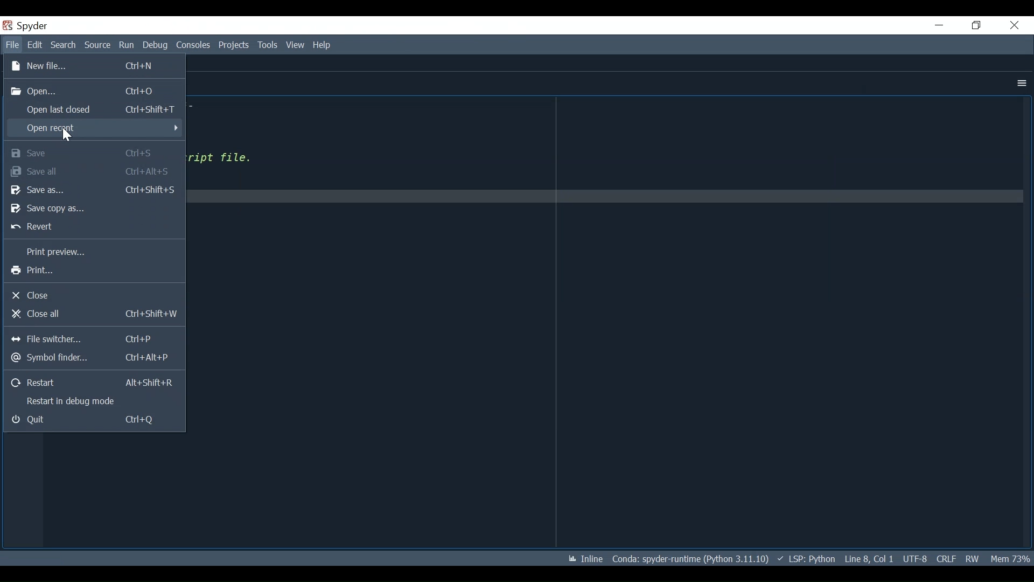  I want to click on Edit, so click(34, 45).